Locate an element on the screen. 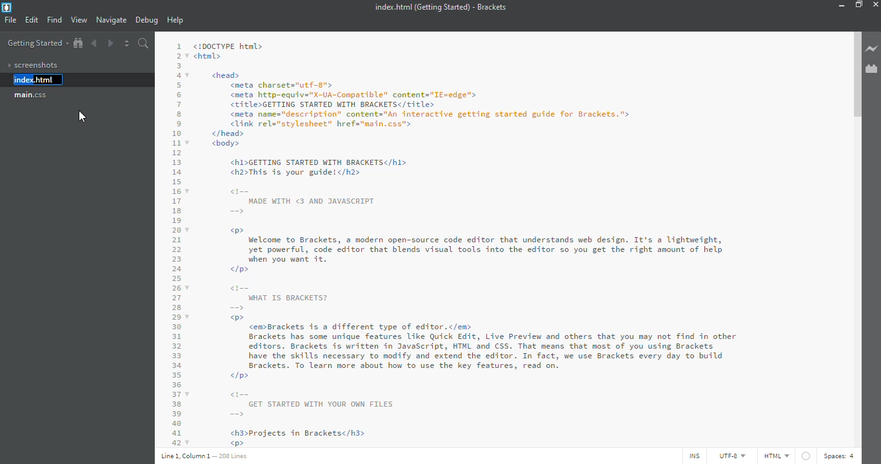 The height and width of the screenshot is (464, 881). new.html (Getting Started) - Brackets is located at coordinates (438, 7).